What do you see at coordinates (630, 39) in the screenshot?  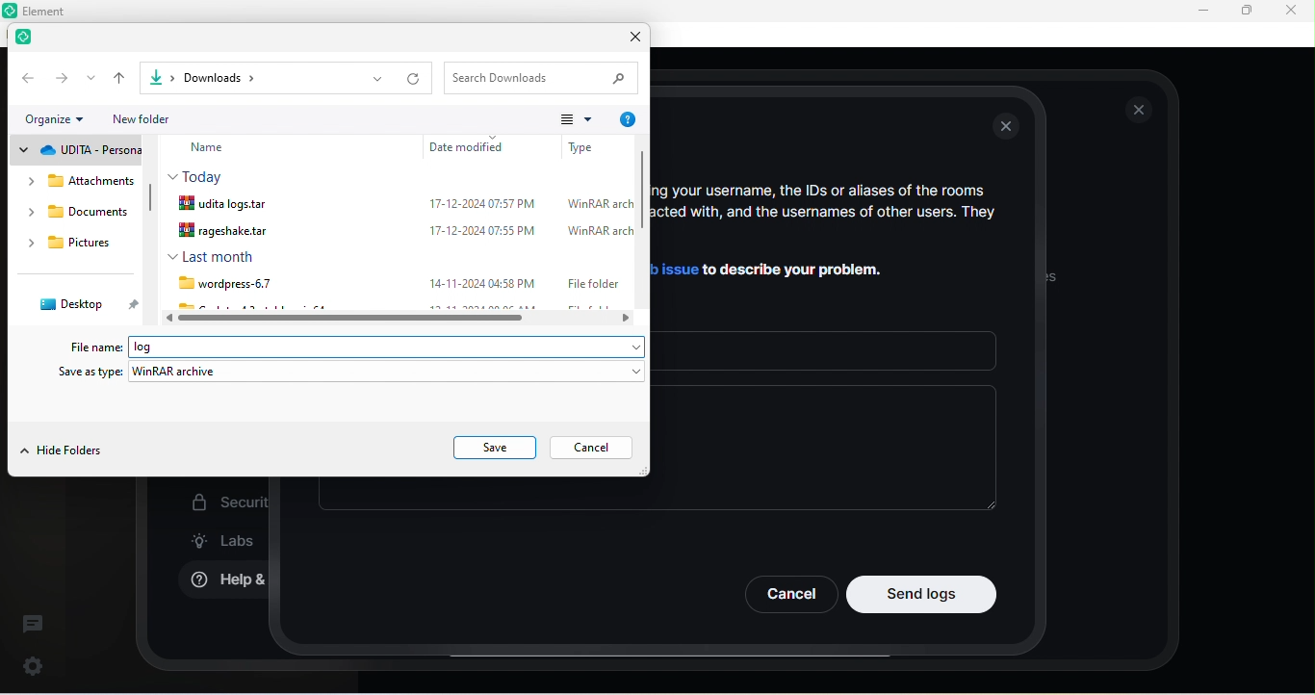 I see `close` at bounding box center [630, 39].